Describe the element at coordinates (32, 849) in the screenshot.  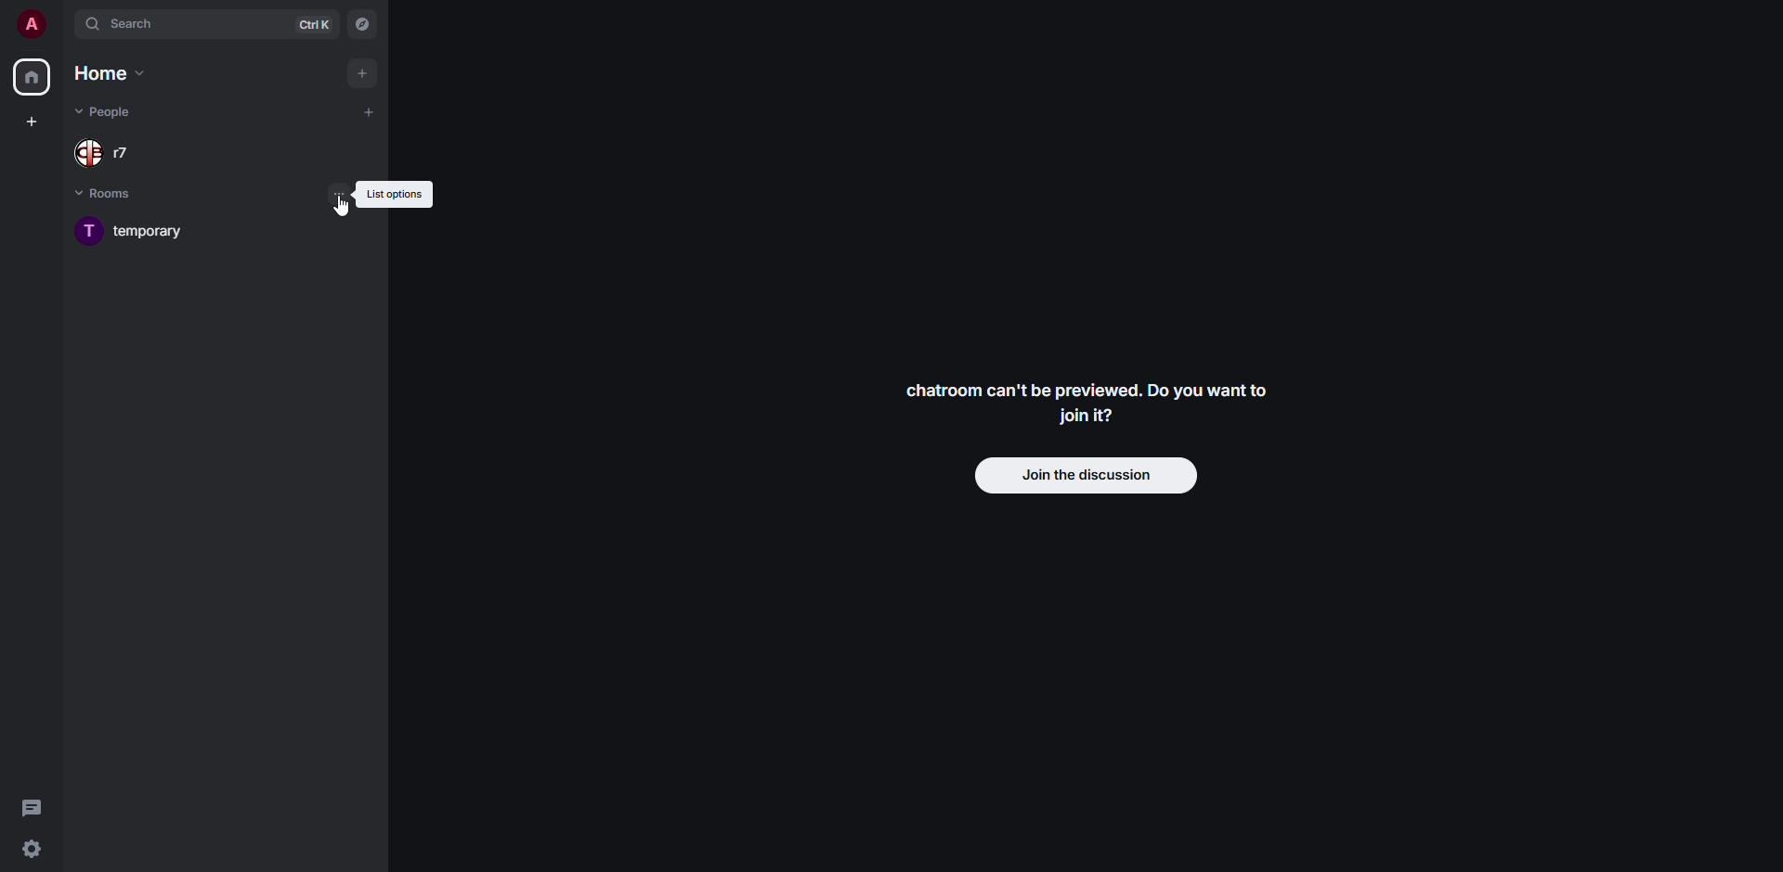
I see `quick settings` at that location.